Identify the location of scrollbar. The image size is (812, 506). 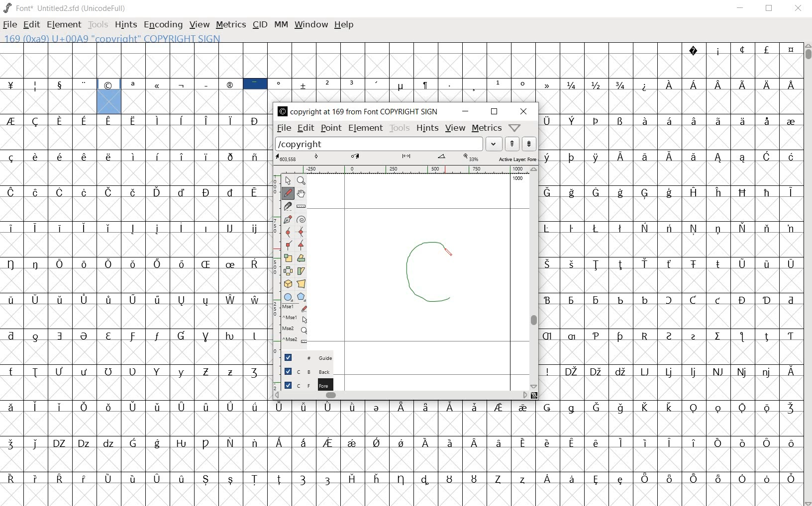
(807, 275).